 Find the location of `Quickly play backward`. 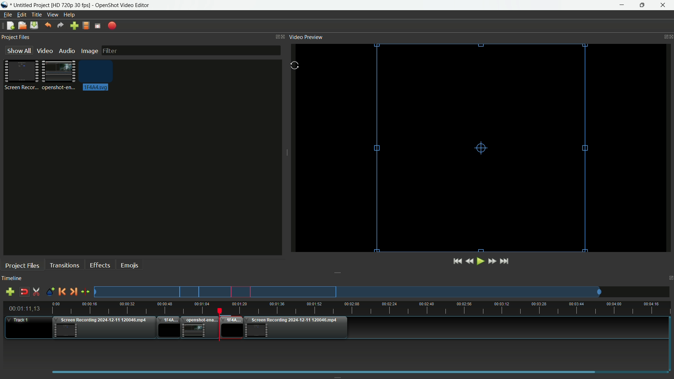

Quickly play backward is located at coordinates (471, 261).